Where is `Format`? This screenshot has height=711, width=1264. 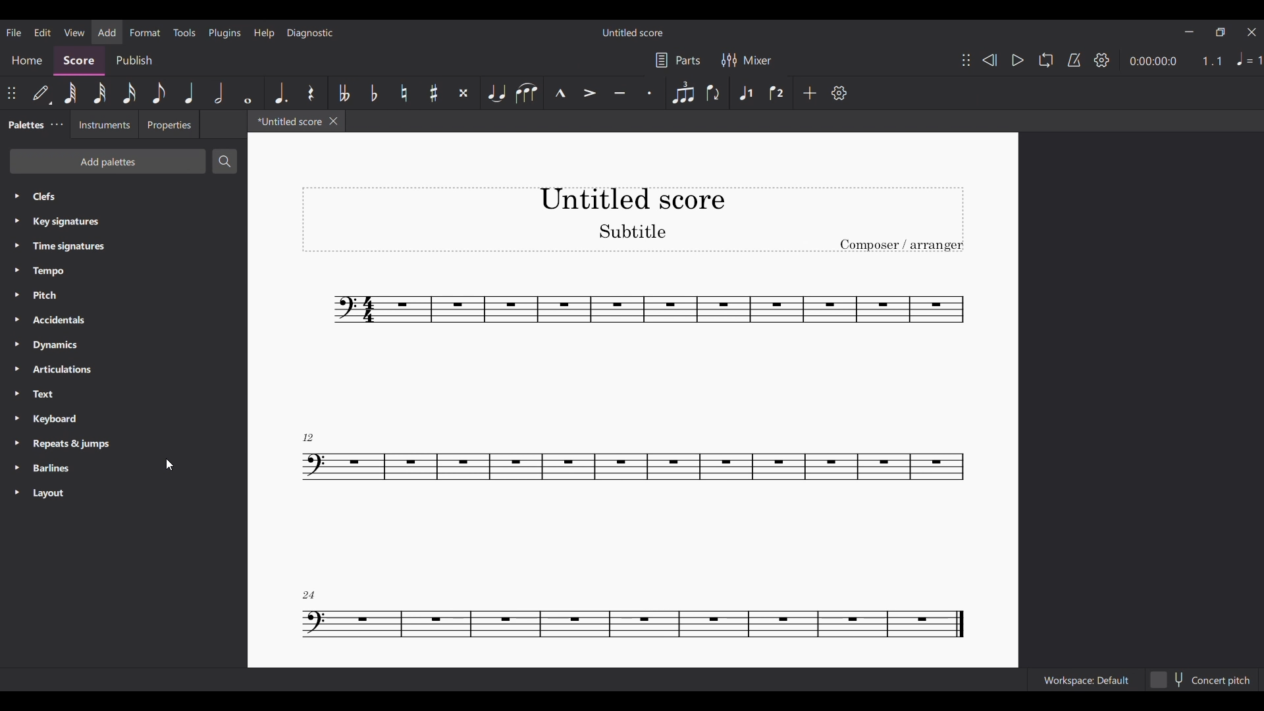
Format is located at coordinates (145, 32).